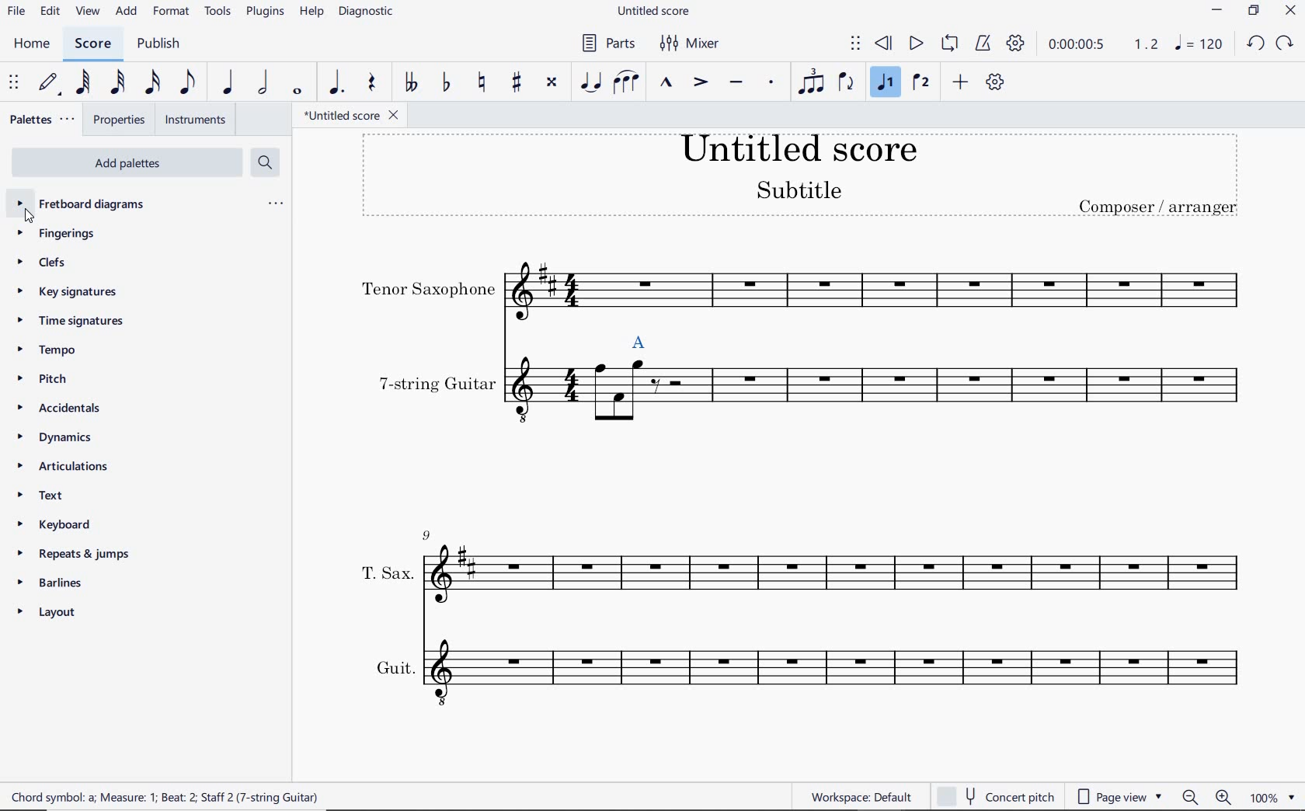 This screenshot has height=811, width=1305. What do you see at coordinates (311, 13) in the screenshot?
I see `HELP` at bounding box center [311, 13].